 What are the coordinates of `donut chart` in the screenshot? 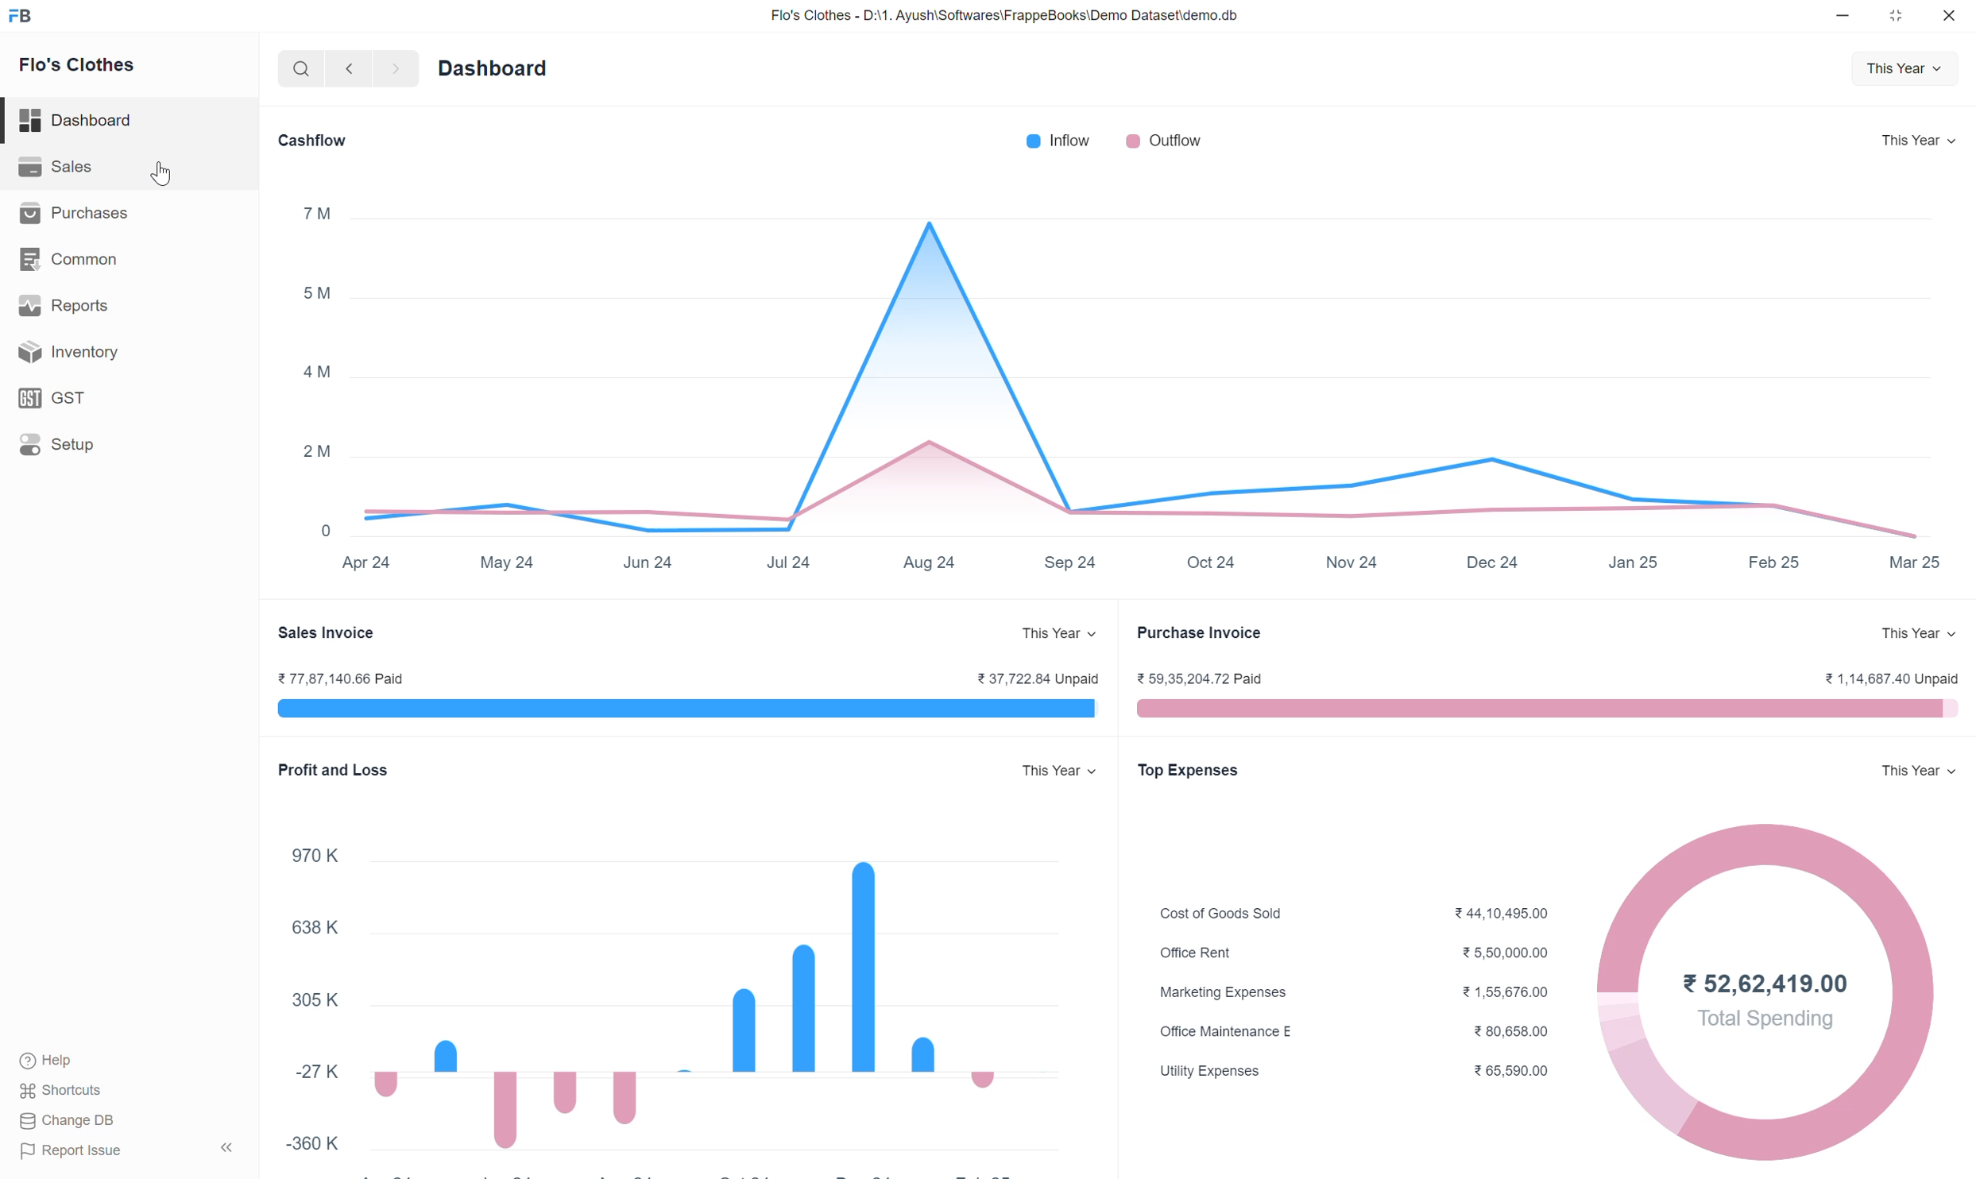 It's located at (1626, 998).